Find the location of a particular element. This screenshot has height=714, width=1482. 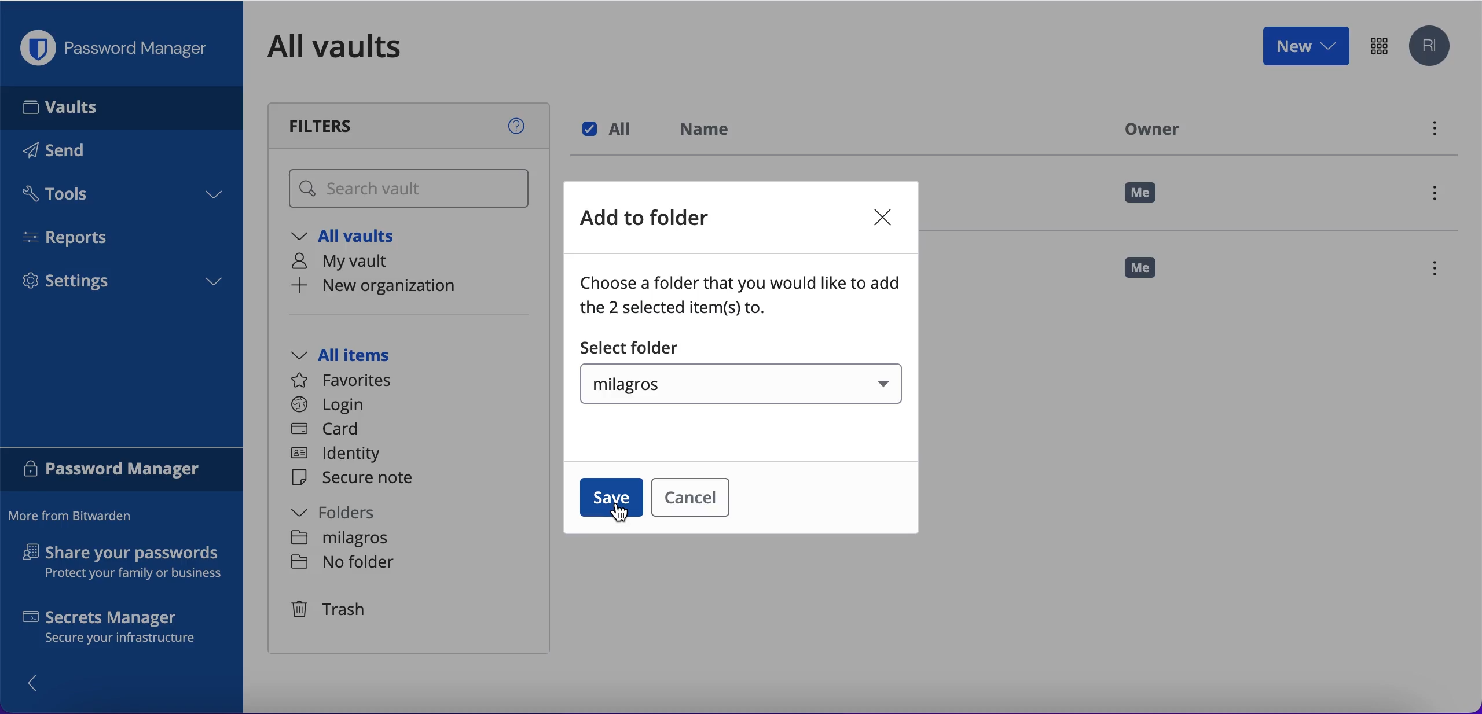

secrets manager secure your infrastructure is located at coordinates (122, 630).